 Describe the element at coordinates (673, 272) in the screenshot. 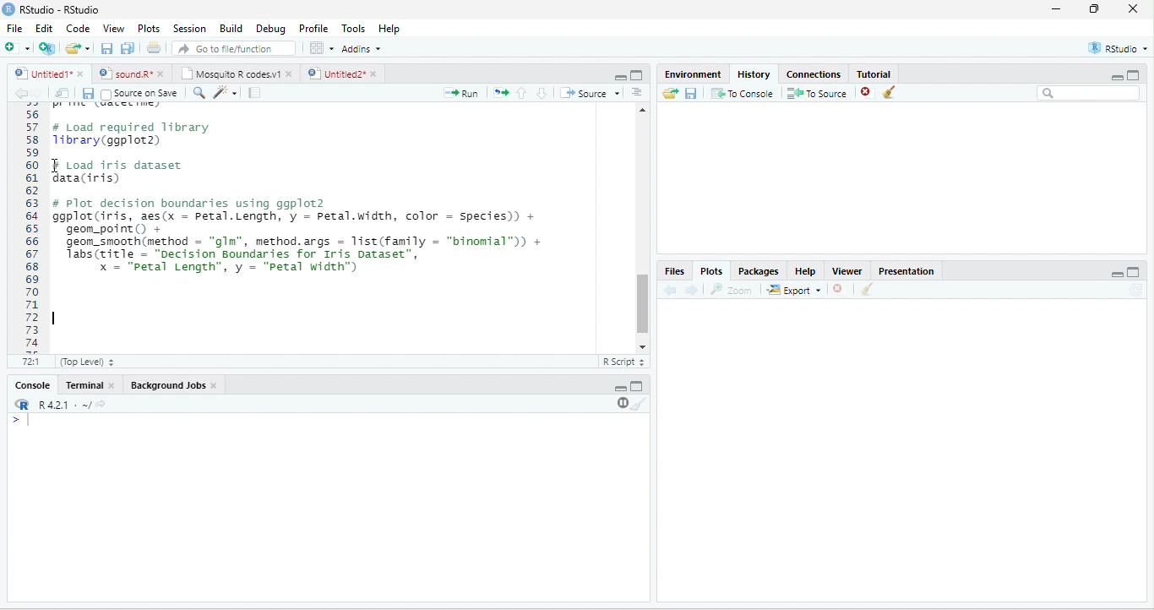

I see `Files` at that location.